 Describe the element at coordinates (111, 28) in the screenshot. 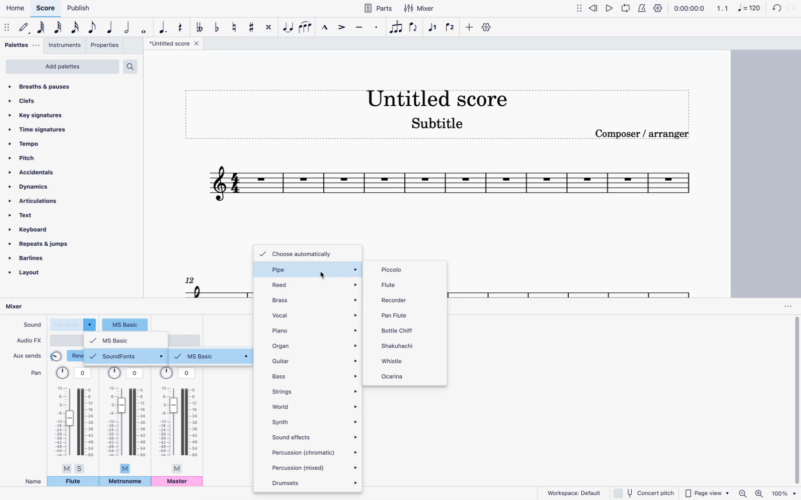

I see `quarter note` at that location.